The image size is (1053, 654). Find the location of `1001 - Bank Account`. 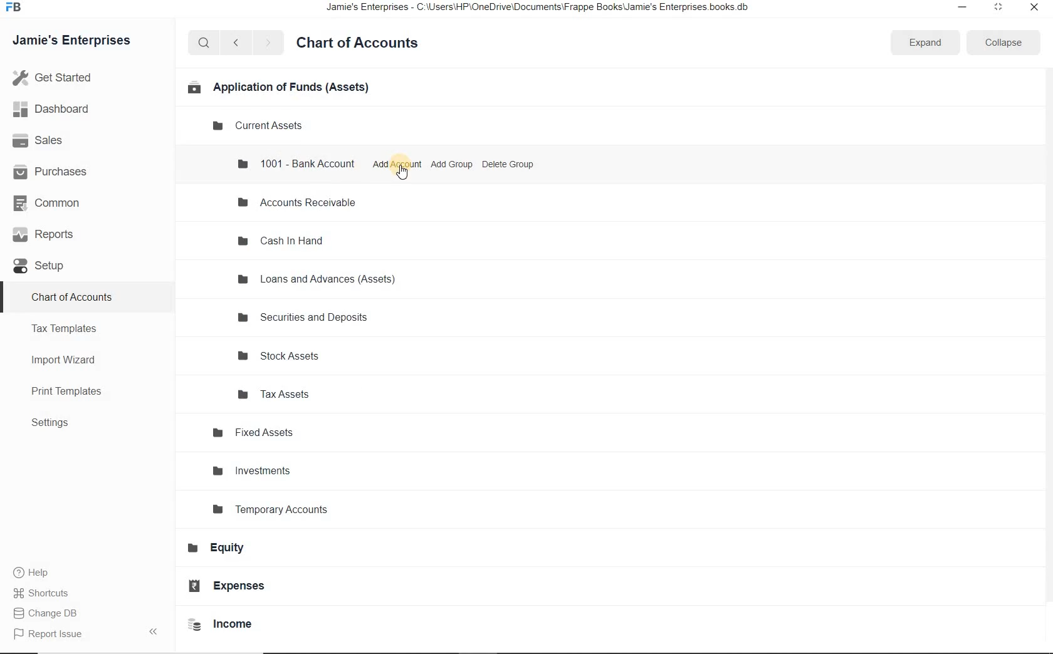

1001 - Bank Account is located at coordinates (296, 163).